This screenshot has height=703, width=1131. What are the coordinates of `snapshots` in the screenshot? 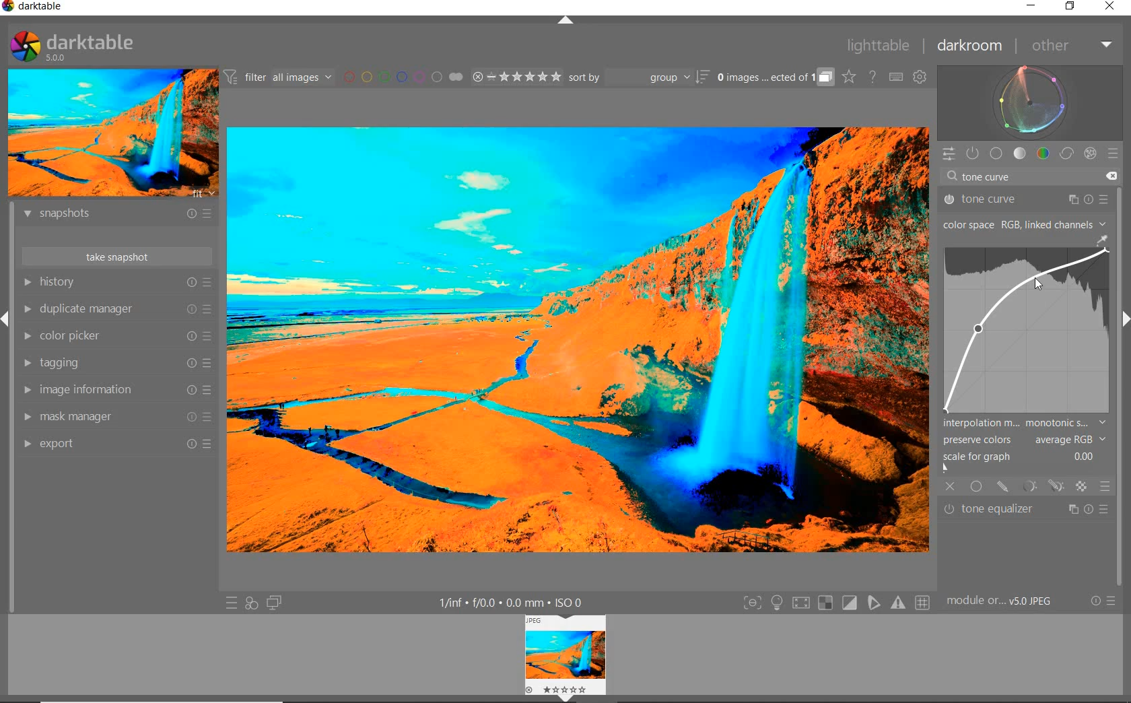 It's located at (121, 215).